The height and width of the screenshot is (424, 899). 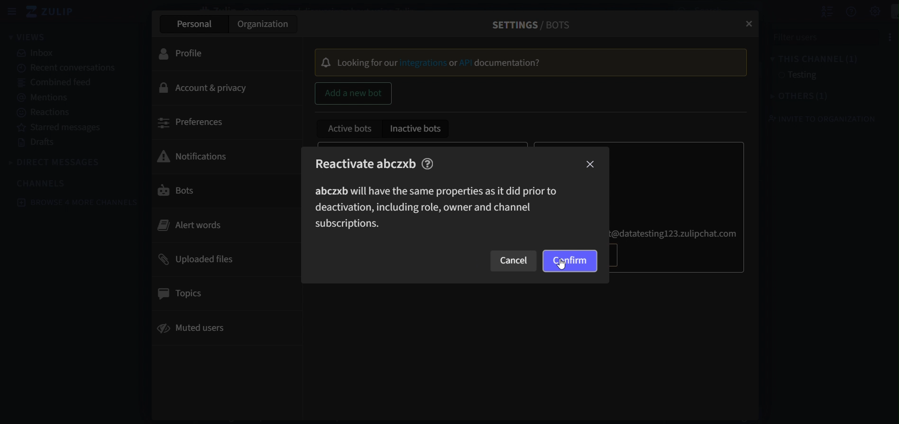 I want to click on abczxb will have the same properties as it did prior to deactivation,including role,owner and channel subscriptions., so click(x=440, y=212).